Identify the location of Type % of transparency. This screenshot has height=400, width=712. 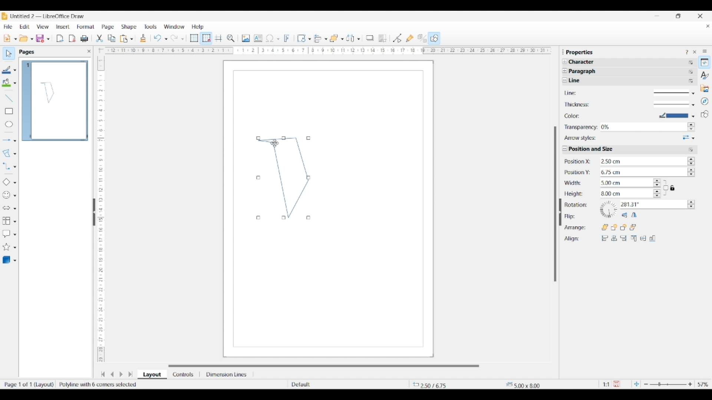
(643, 127).